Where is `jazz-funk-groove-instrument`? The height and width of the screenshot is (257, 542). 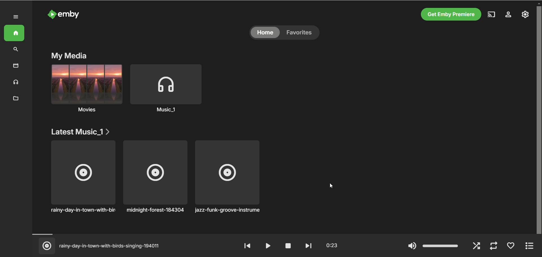 jazz-funk-groove-instrument is located at coordinates (228, 177).